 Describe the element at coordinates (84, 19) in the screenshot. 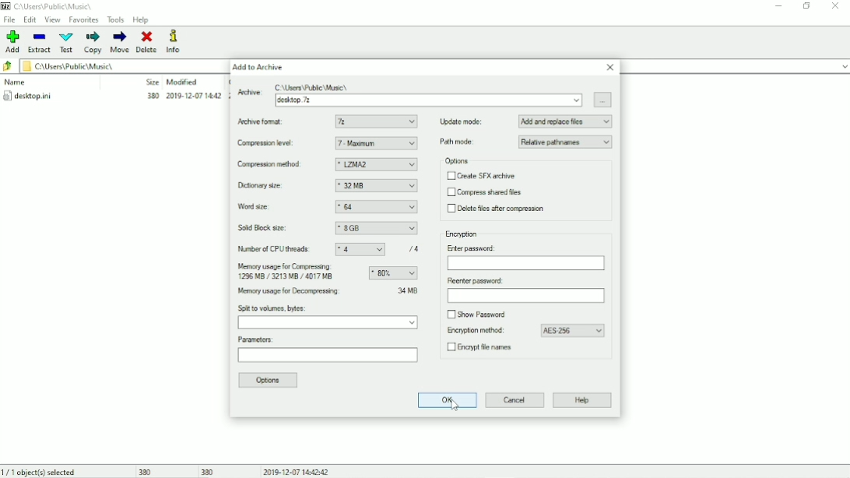

I see `Favorites` at that location.